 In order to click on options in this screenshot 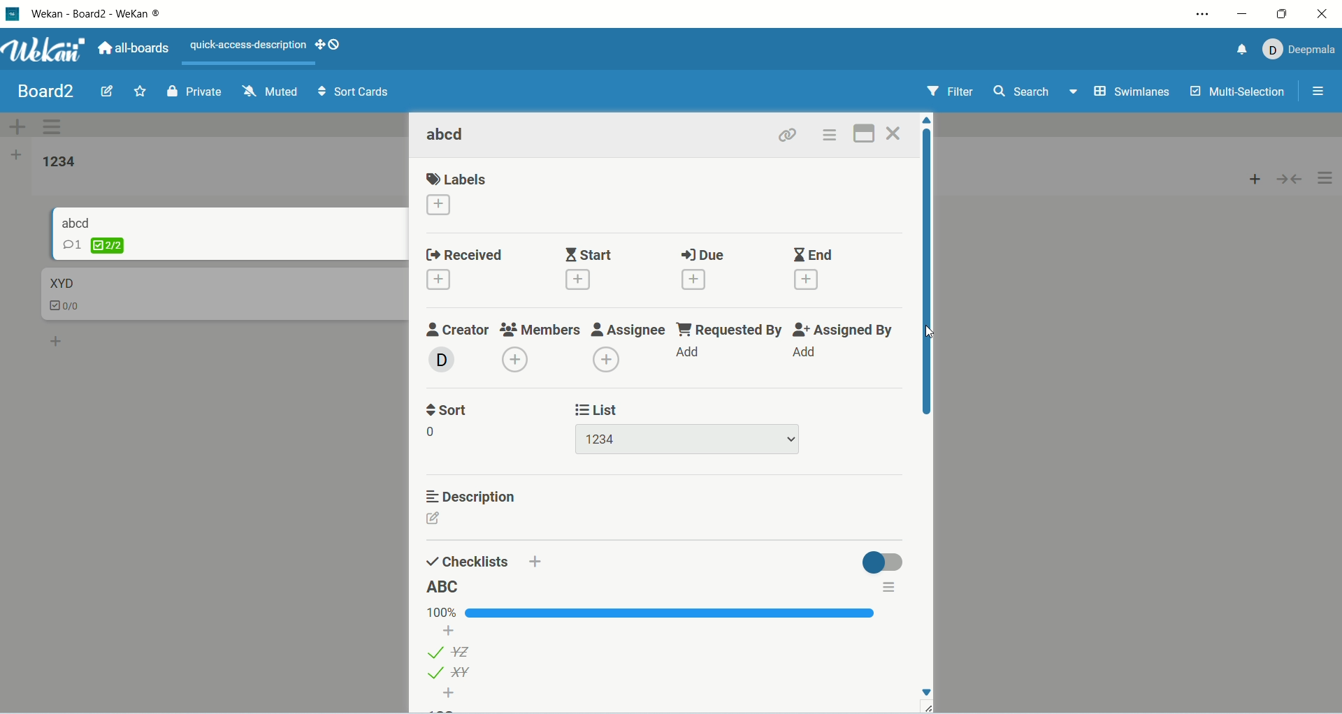, I will do `click(1322, 89)`.